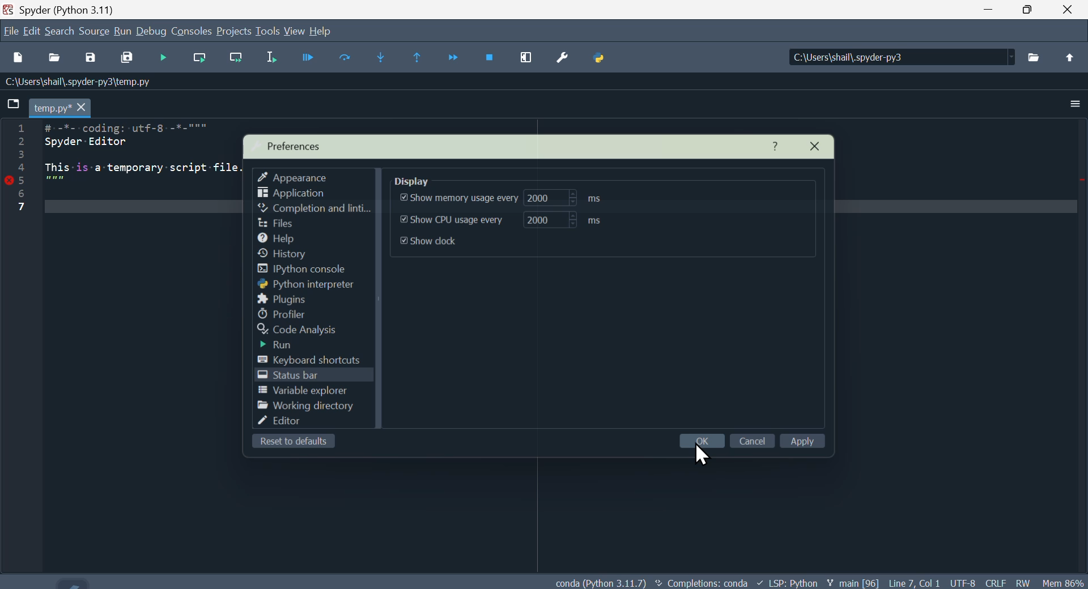 This screenshot has height=589, width=1088. I want to click on Plugins, so click(279, 299).